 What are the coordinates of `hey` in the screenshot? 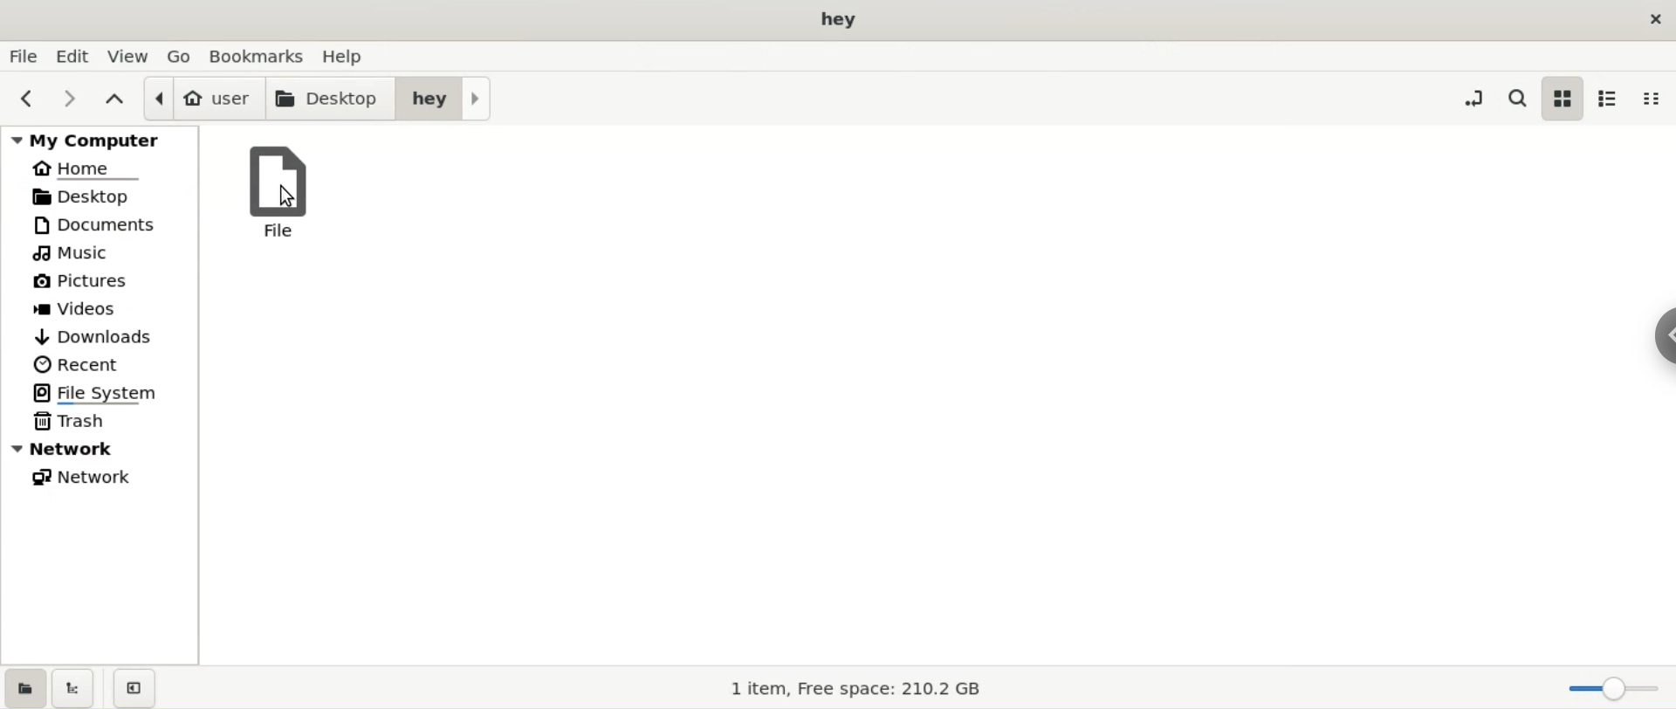 It's located at (443, 99).